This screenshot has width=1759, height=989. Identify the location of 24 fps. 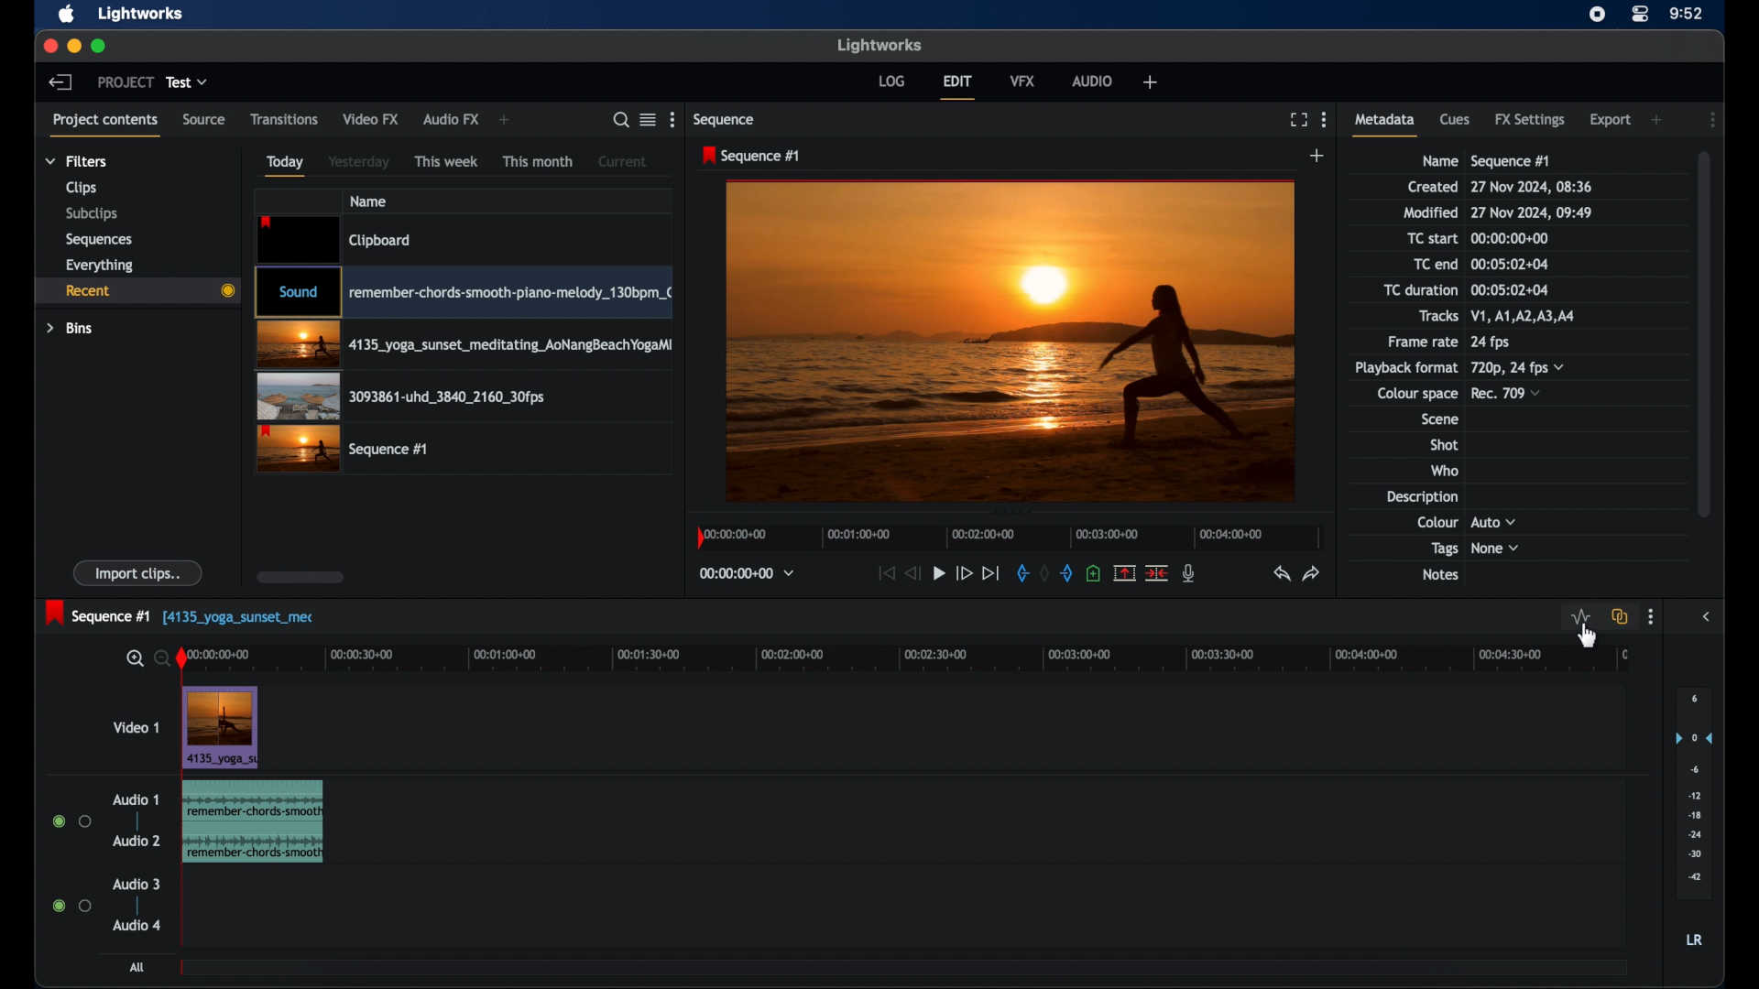
(1491, 342).